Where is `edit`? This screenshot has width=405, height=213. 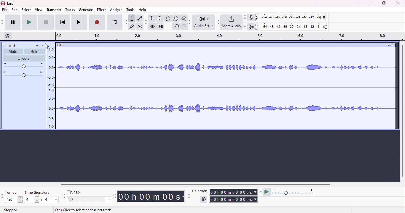 edit is located at coordinates (15, 10).